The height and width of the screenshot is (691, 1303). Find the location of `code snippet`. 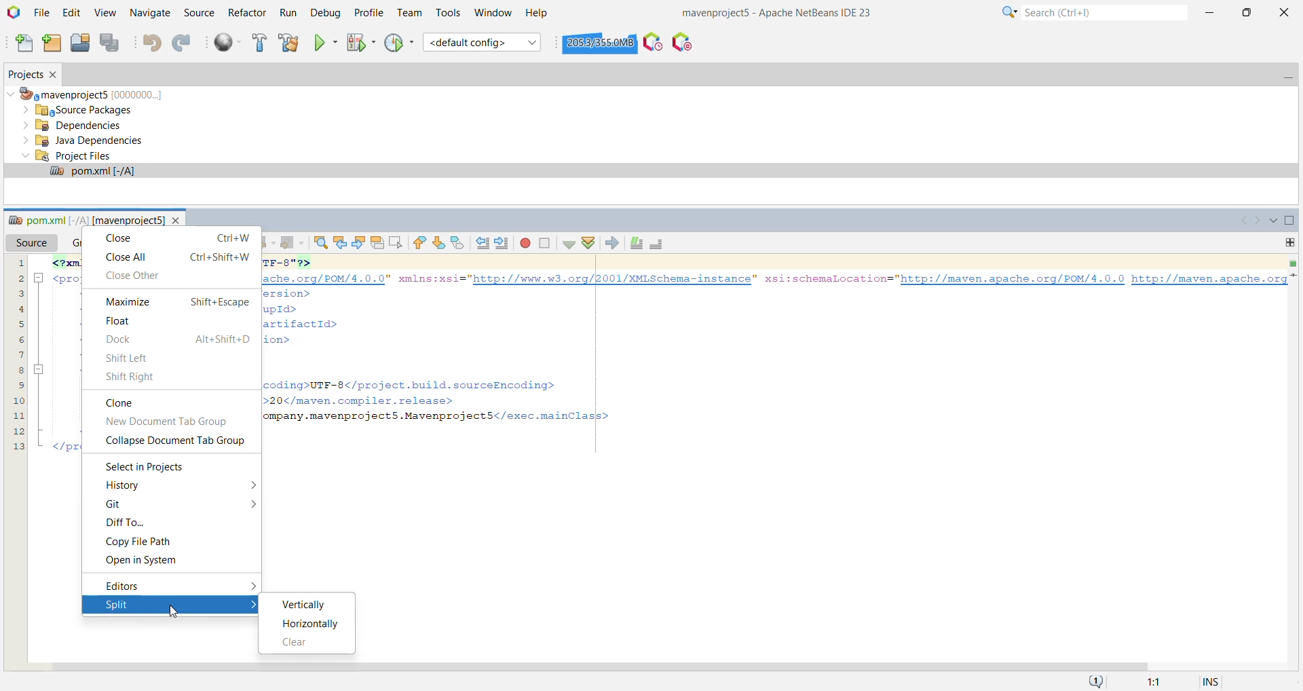

code snippet is located at coordinates (761, 350).